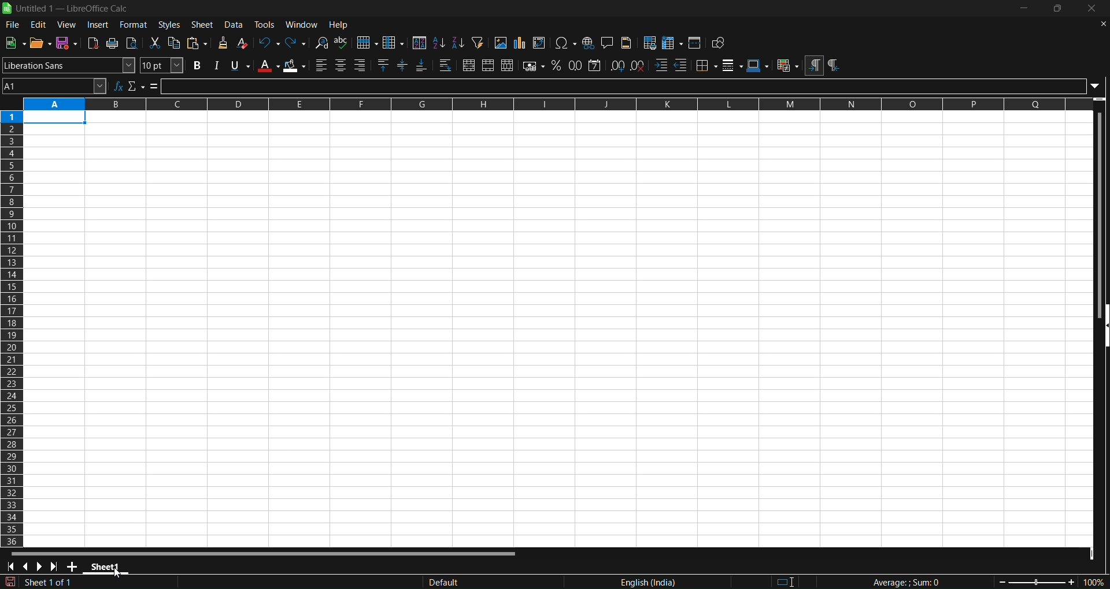 Image resolution: width=1110 pixels, height=589 pixels. What do you see at coordinates (706, 65) in the screenshot?
I see `border` at bounding box center [706, 65].